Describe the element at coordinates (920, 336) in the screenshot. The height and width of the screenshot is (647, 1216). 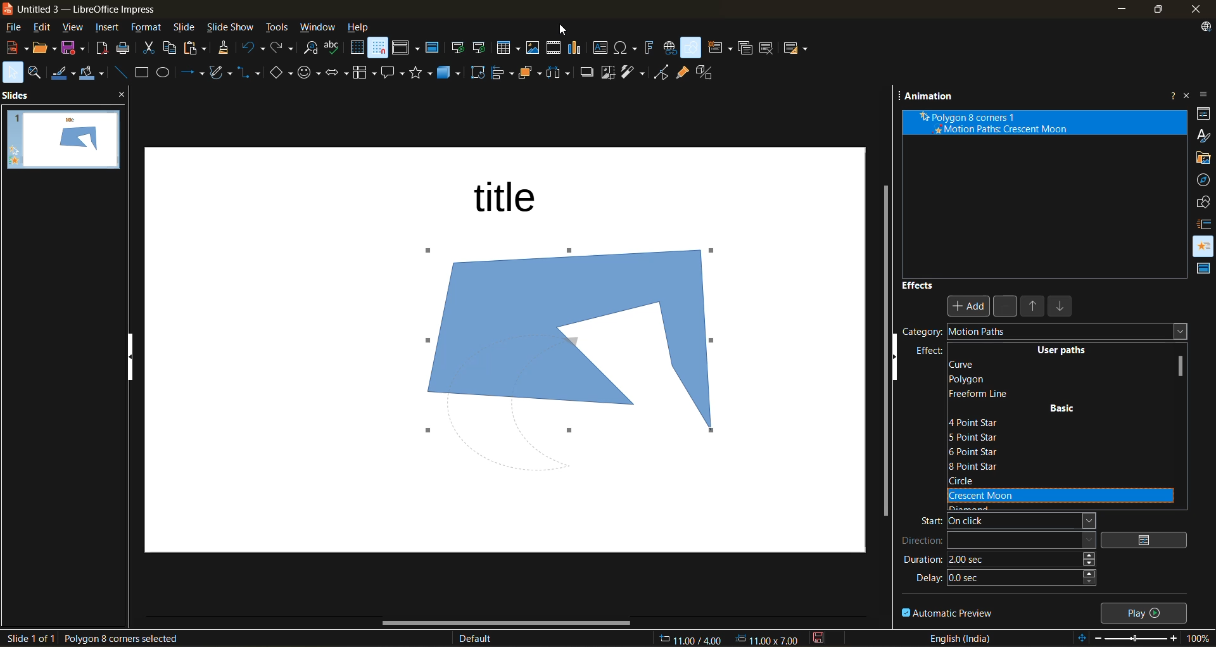
I see `category` at that location.